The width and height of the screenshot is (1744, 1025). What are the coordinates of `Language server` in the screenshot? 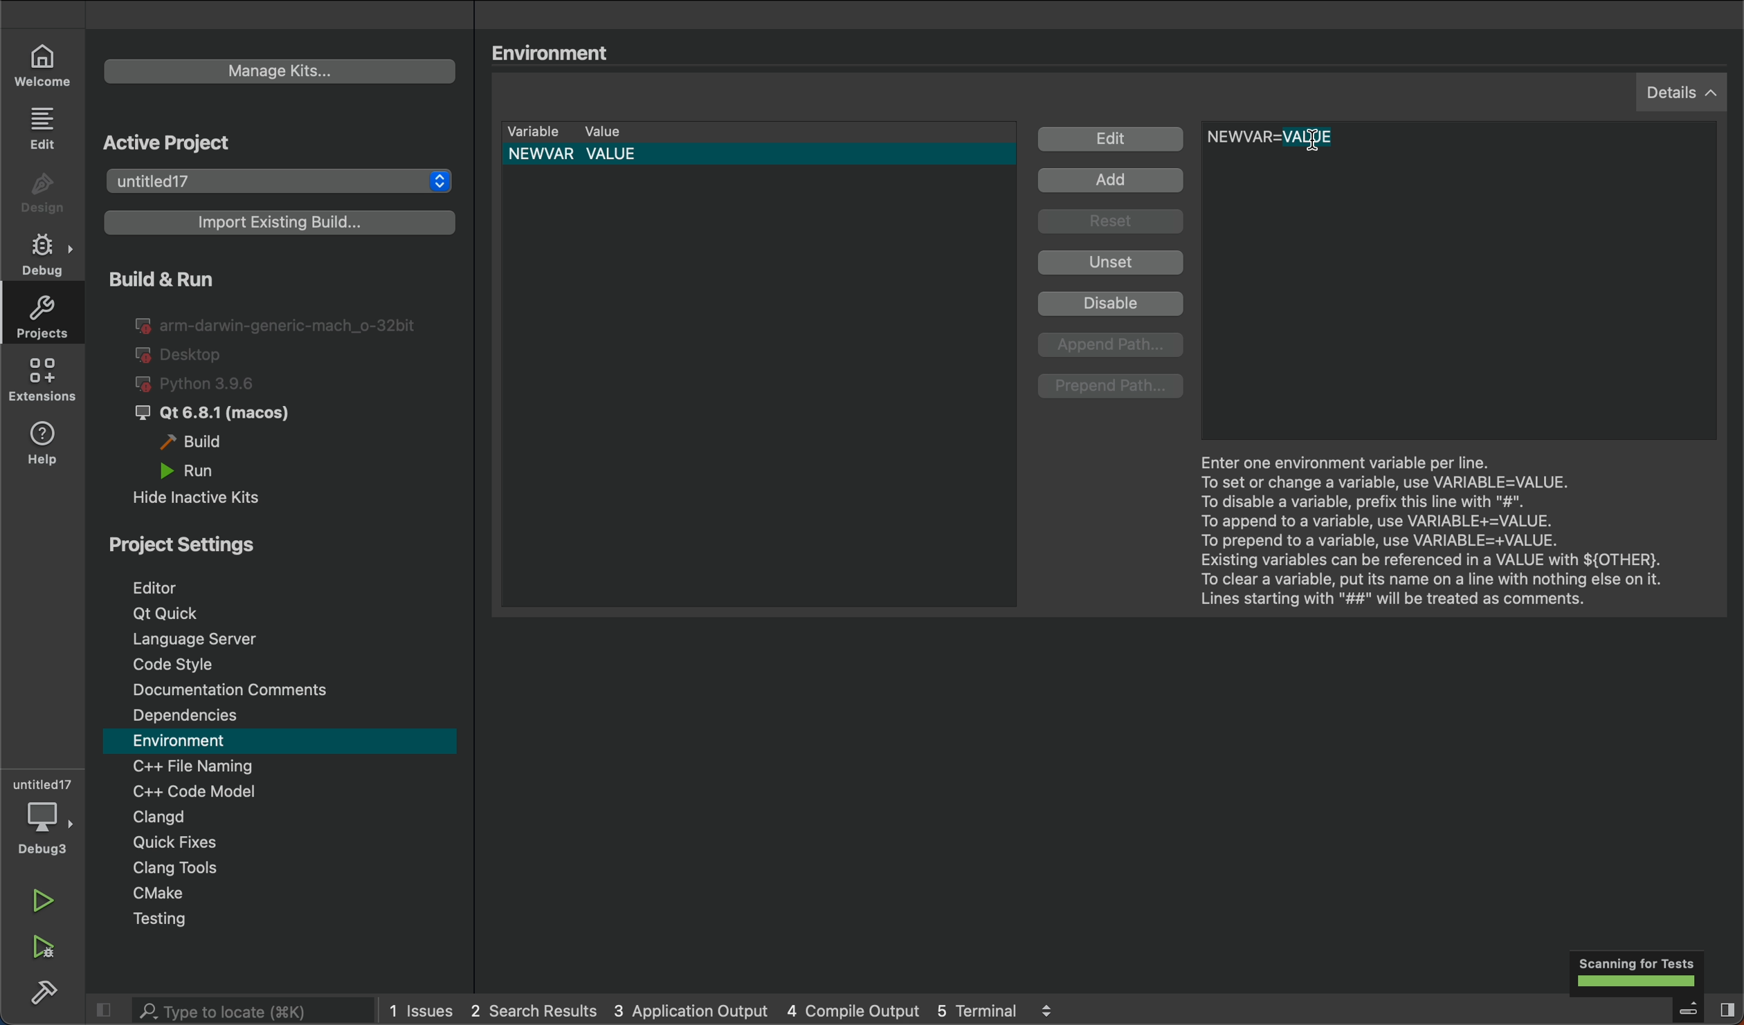 It's located at (284, 638).